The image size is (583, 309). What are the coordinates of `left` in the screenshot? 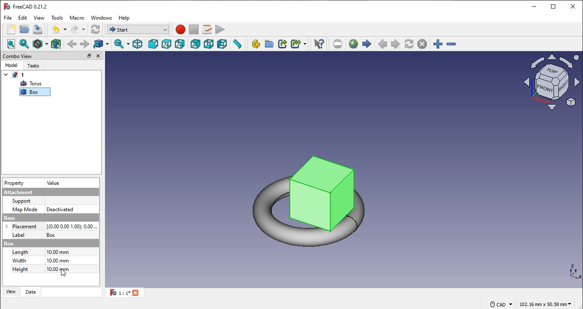 It's located at (222, 44).